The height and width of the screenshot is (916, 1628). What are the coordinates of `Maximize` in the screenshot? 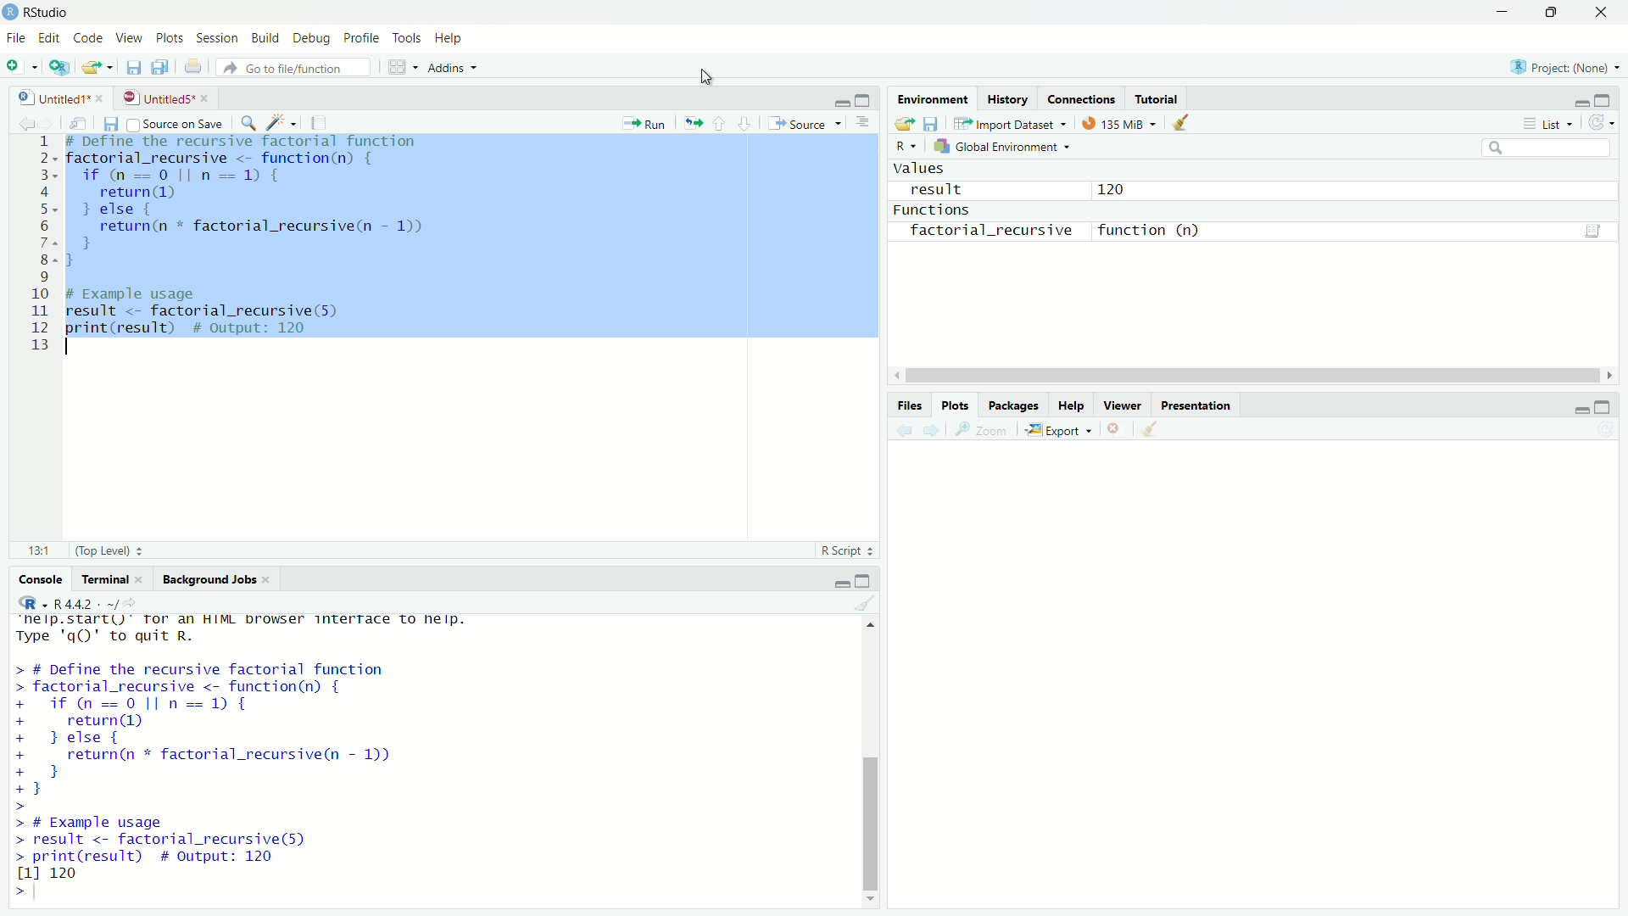 It's located at (1603, 408).